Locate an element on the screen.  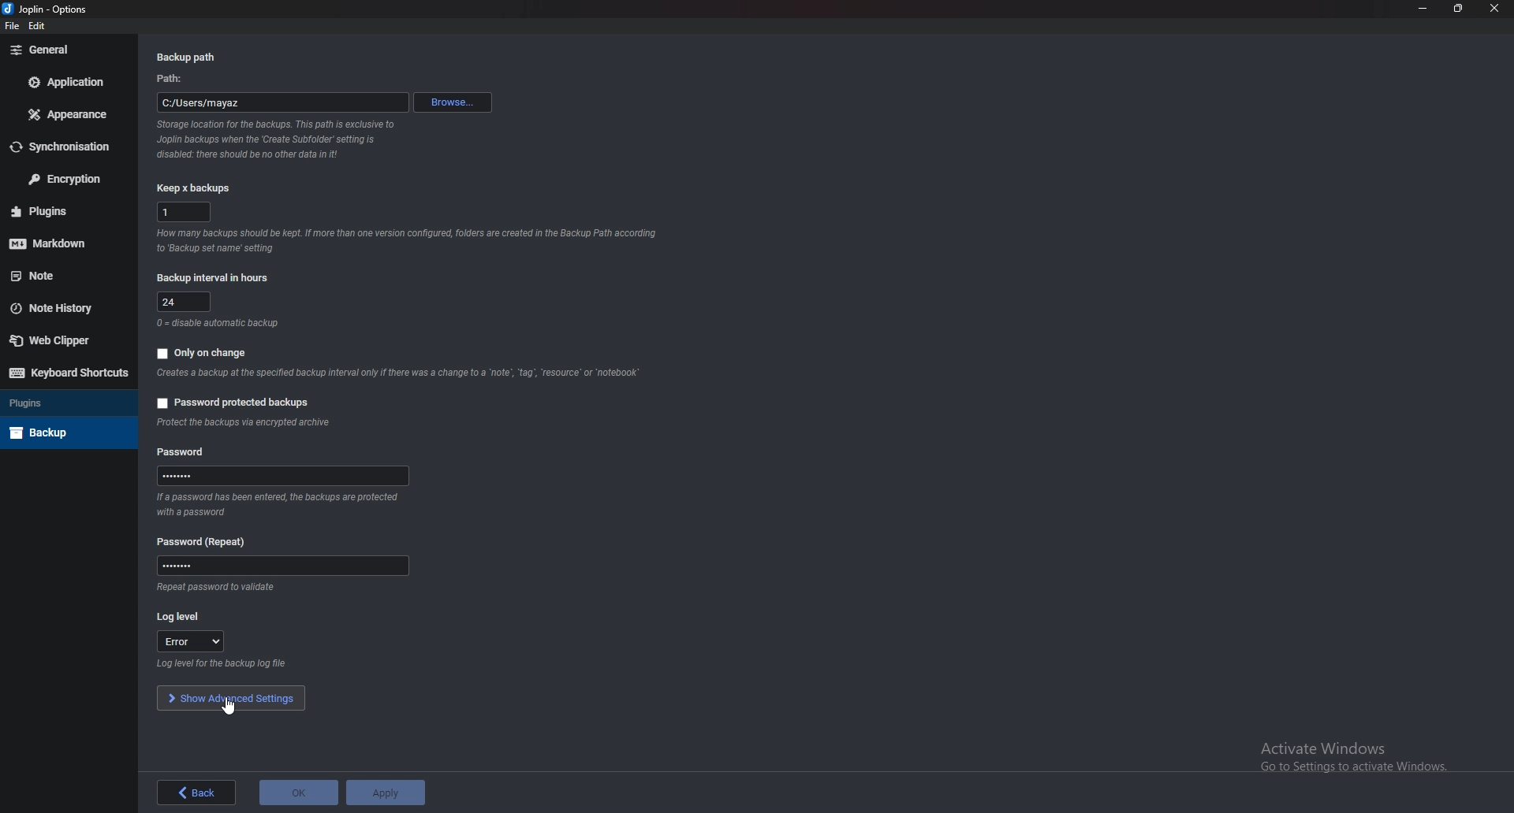
back up path is located at coordinates (190, 57).